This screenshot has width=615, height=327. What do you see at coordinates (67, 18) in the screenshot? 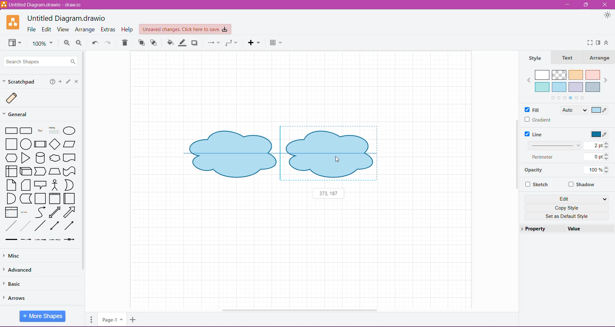
I see `Untitled Diagram.draw.io` at bounding box center [67, 18].